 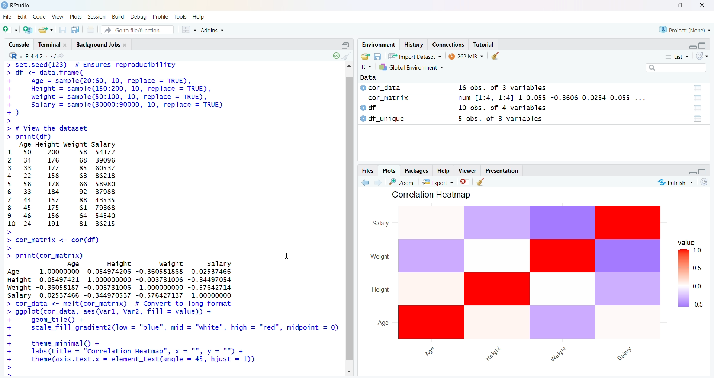 What do you see at coordinates (482, 182) in the screenshot?
I see `Clear objects from the workplace` at bounding box center [482, 182].